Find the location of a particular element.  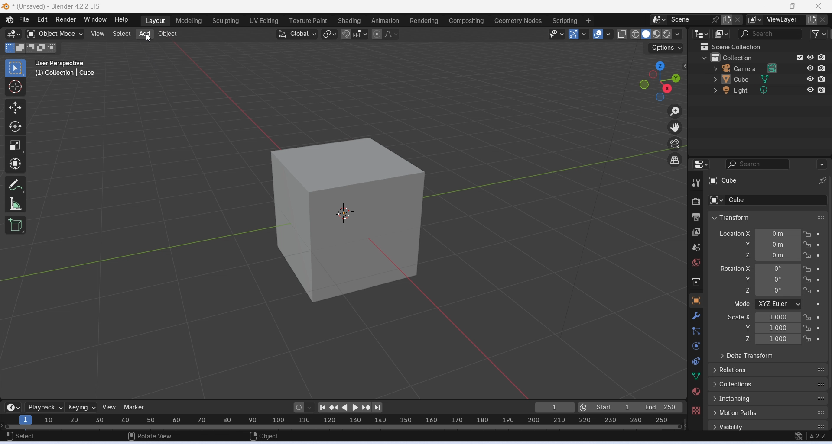

Y axis is located at coordinates (789, 280).